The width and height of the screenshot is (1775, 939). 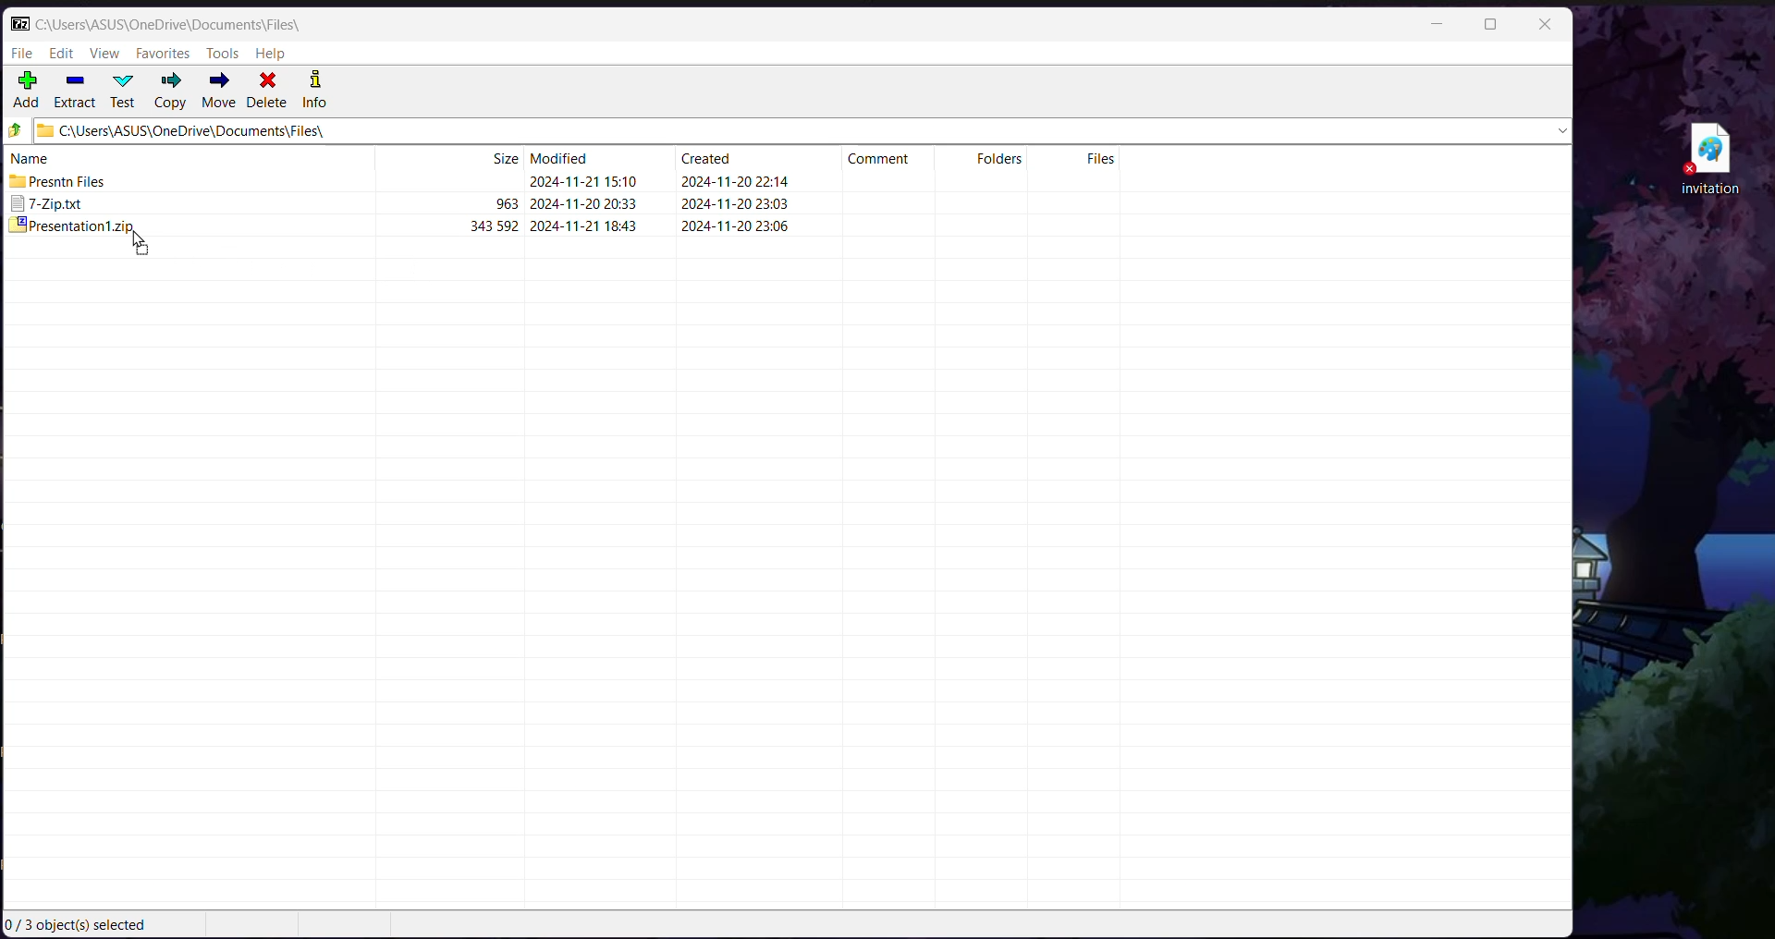 I want to click on File on Desktop, so click(x=1707, y=158).